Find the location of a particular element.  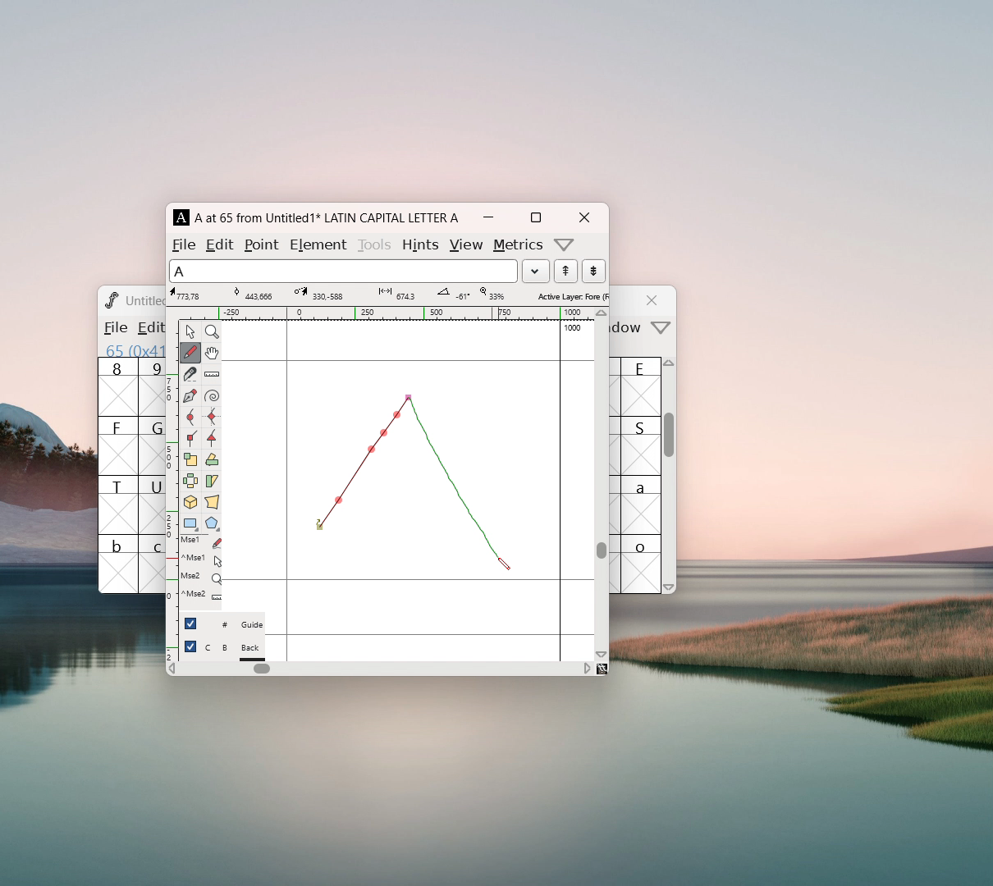

 is located at coordinates (148, 329).